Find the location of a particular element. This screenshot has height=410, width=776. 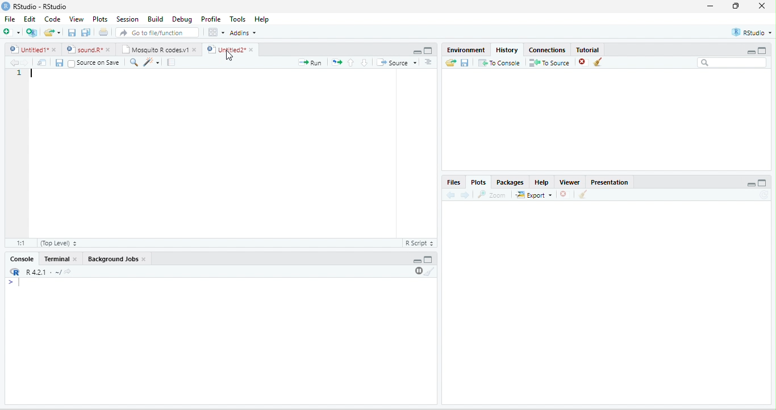

compile report is located at coordinates (171, 62).